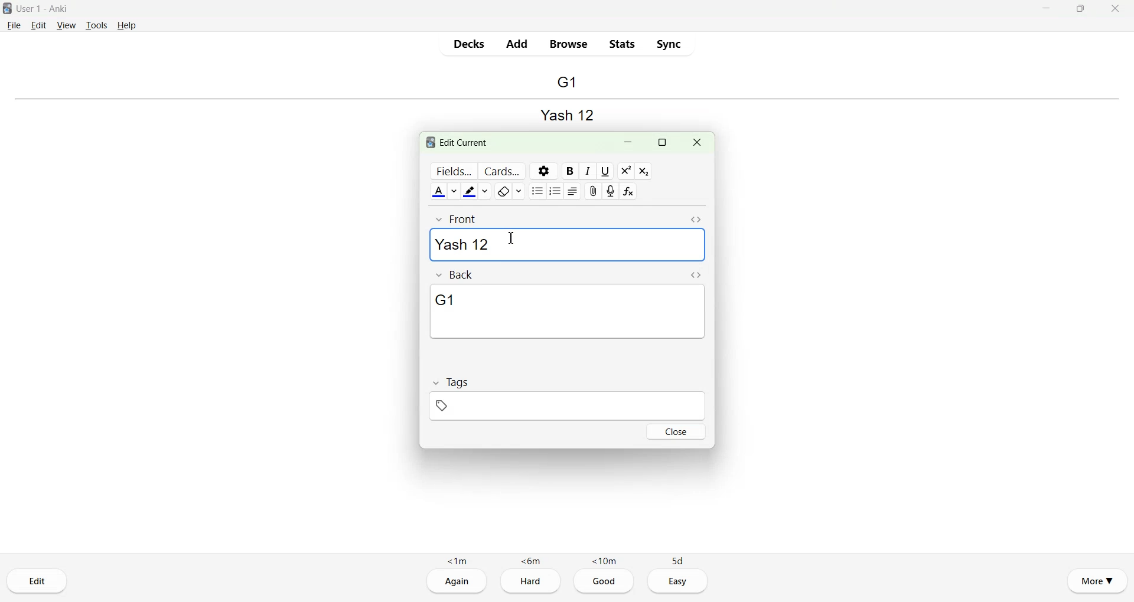 The height and width of the screenshot is (602, 1134). I want to click on Attach picture/audio/video, so click(592, 191).